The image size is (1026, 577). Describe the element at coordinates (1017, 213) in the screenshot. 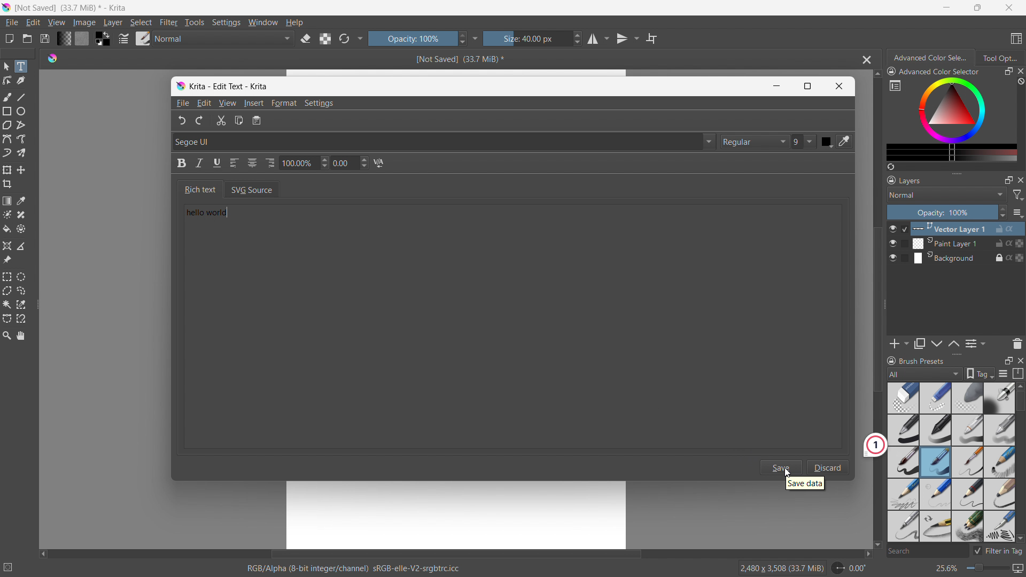

I see `options` at that location.